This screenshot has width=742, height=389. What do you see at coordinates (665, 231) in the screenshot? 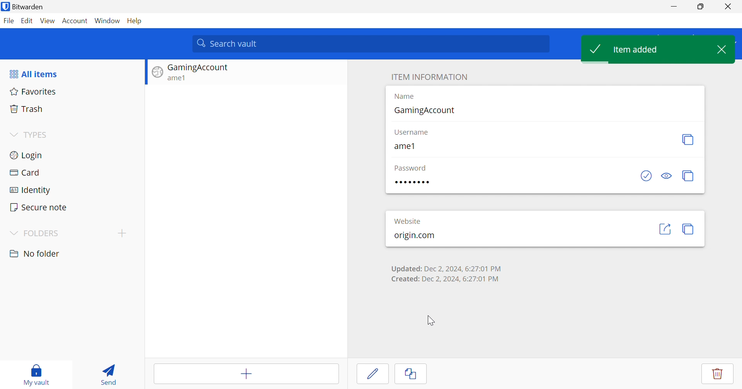
I see `Launch URI` at bounding box center [665, 231].